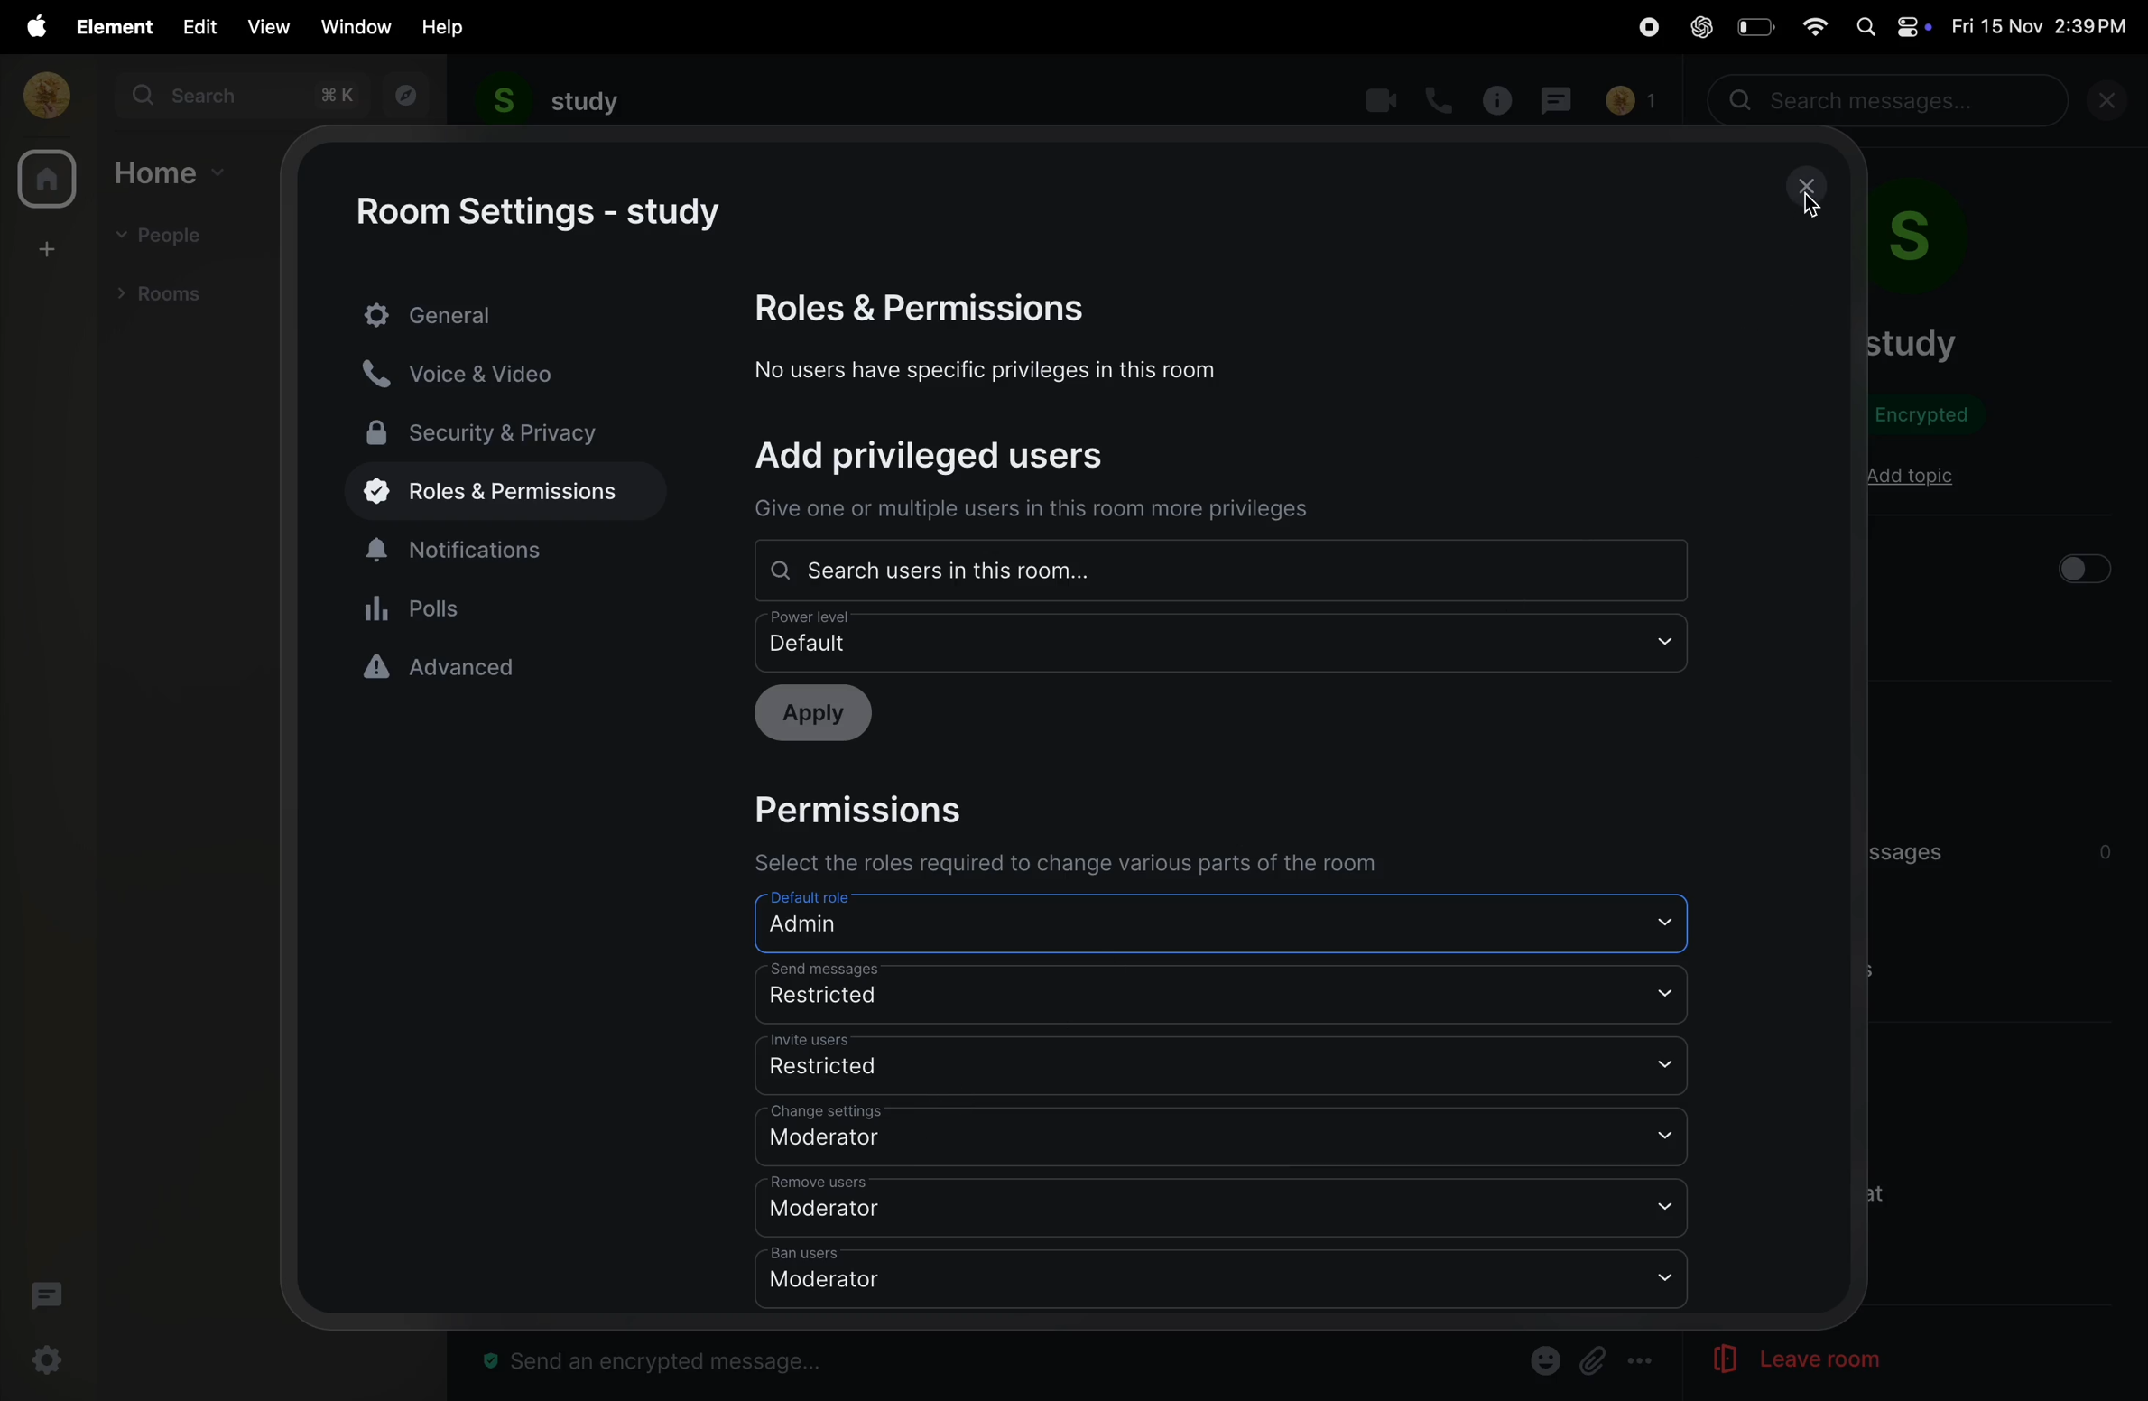  What do you see at coordinates (46, 181) in the screenshot?
I see `home ` at bounding box center [46, 181].